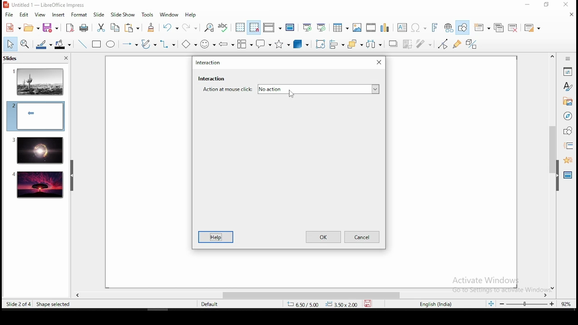 The width and height of the screenshot is (578, 325). Describe the element at coordinates (50, 28) in the screenshot. I see `save` at that location.